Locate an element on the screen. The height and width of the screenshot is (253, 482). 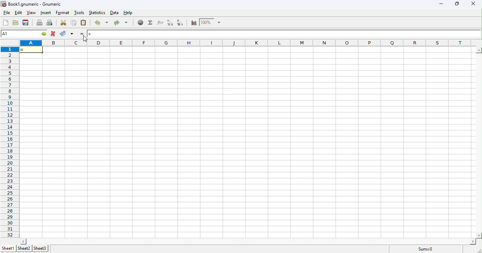
Cells is located at coordinates (245, 143).